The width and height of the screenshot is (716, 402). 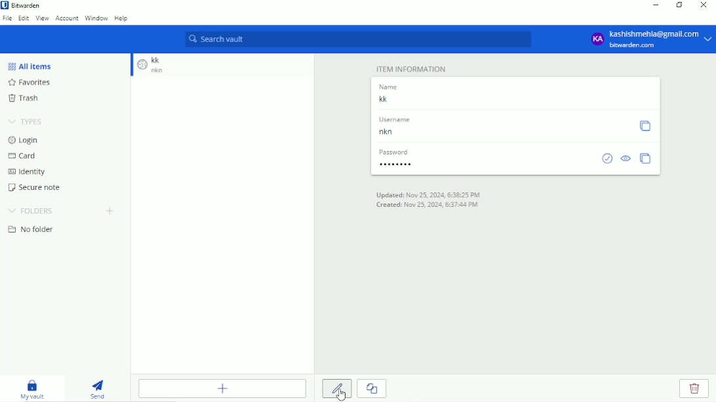 I want to click on entry Name, so click(x=391, y=100).